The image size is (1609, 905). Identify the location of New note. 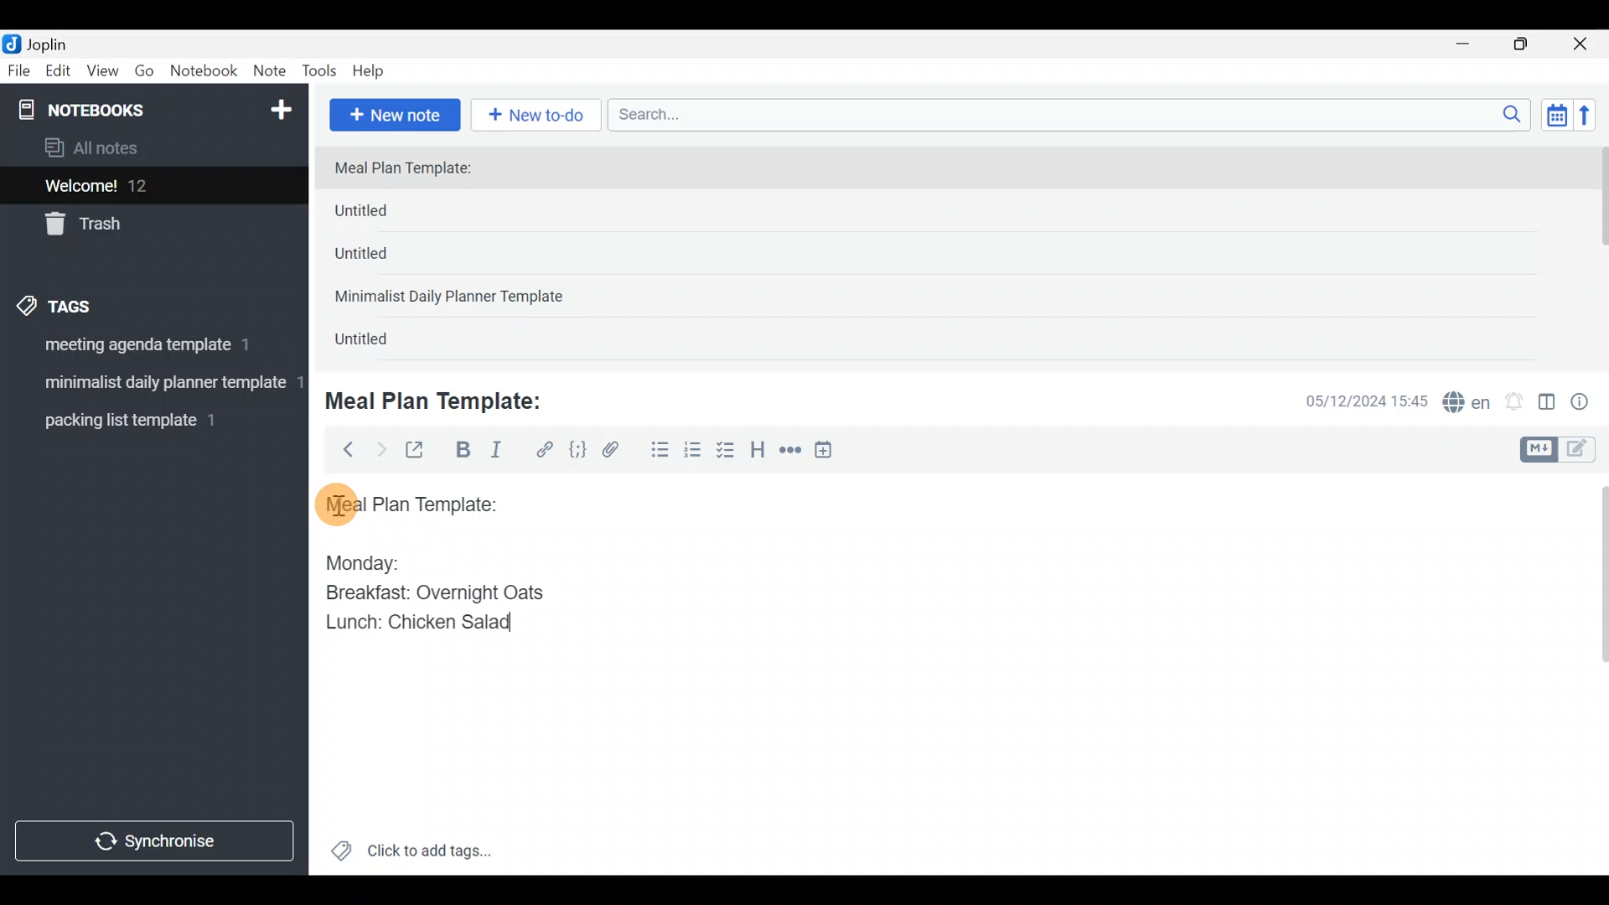
(393, 113).